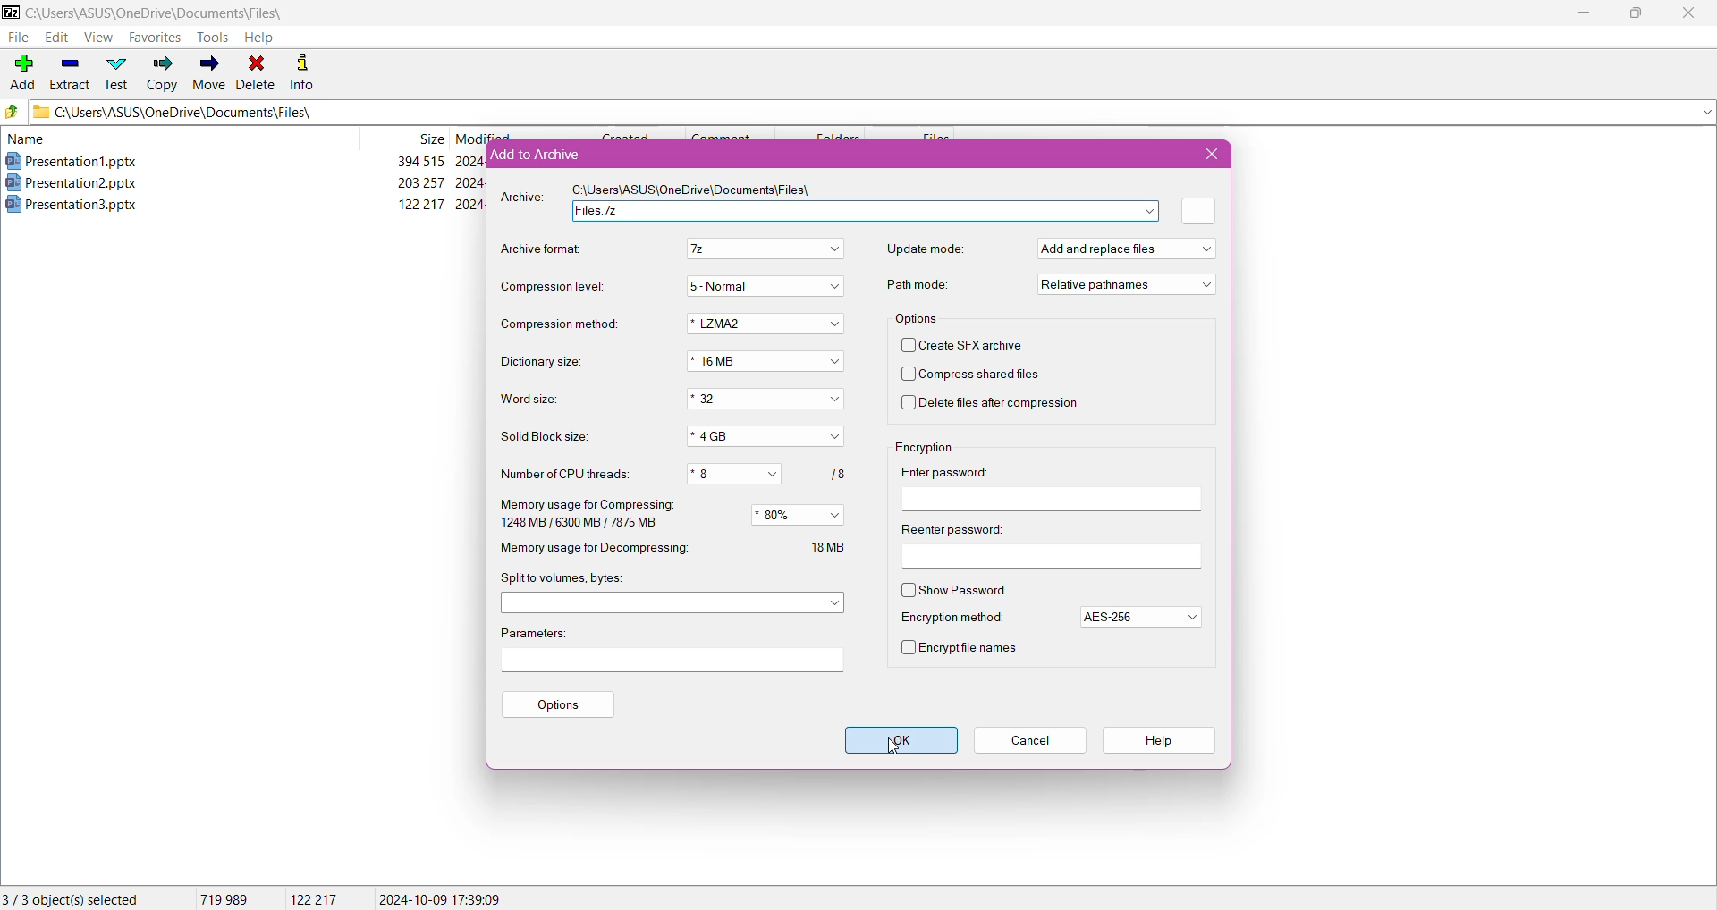 This screenshot has width=1717, height=910. What do you see at coordinates (55, 38) in the screenshot?
I see `Edit` at bounding box center [55, 38].